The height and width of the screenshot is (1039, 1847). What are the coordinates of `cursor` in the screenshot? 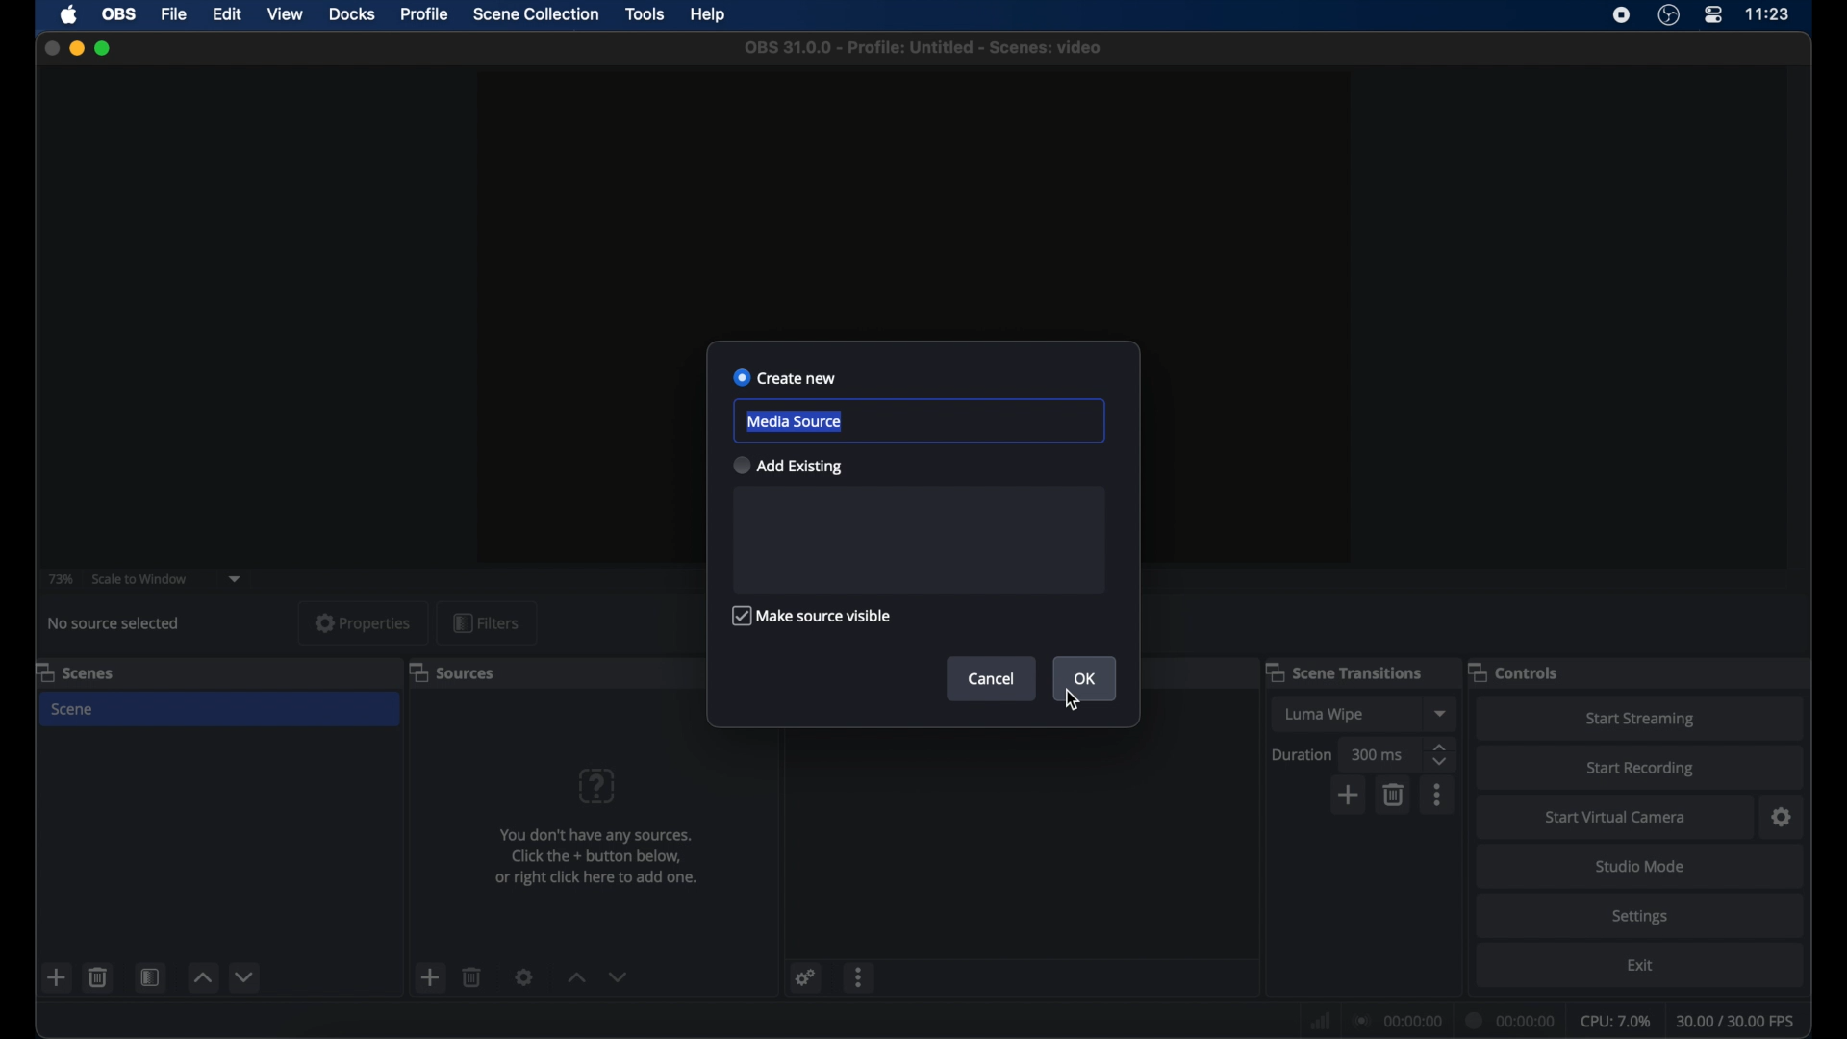 It's located at (1073, 702).